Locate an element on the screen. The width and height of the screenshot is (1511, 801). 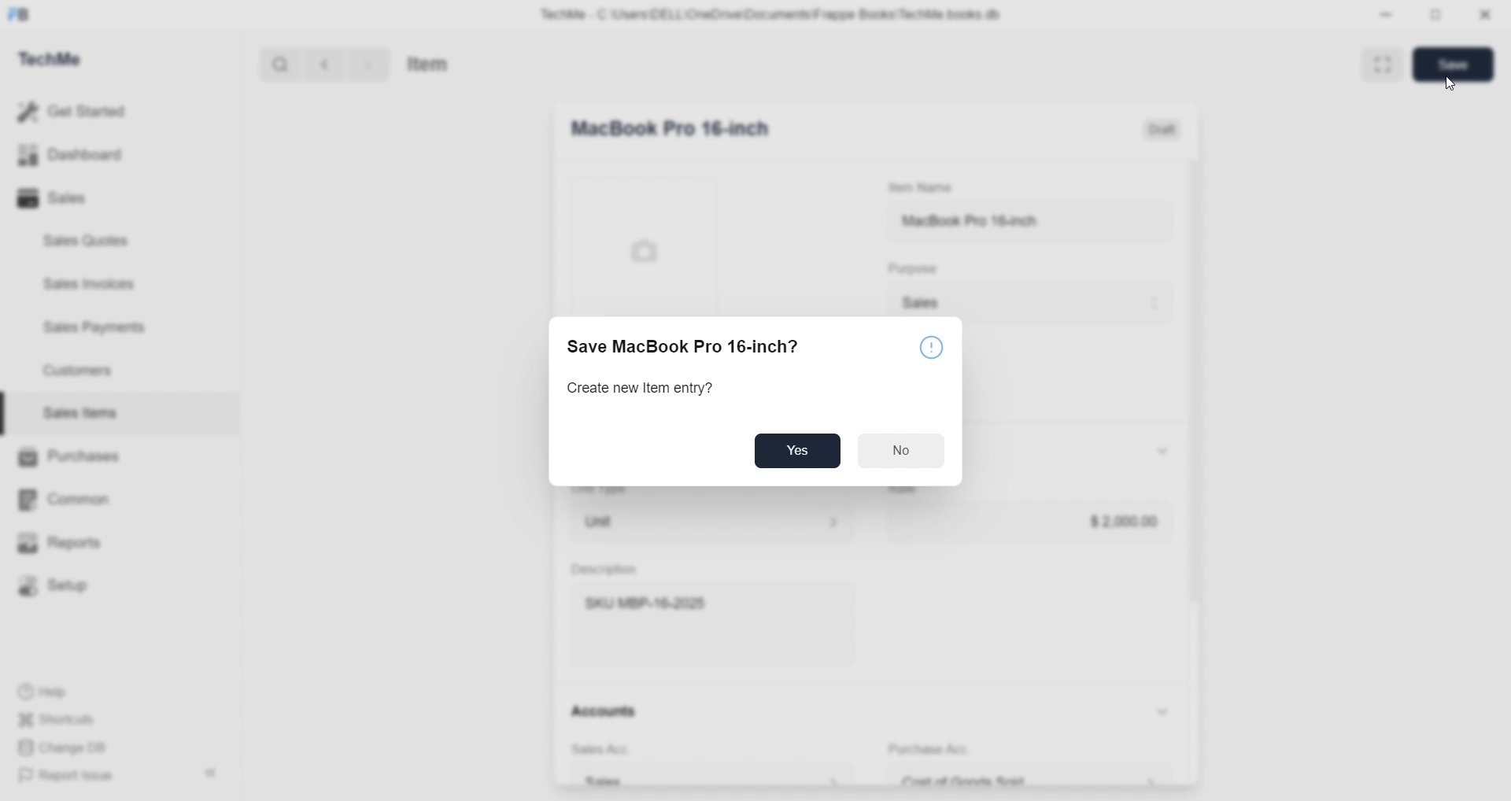
caution is located at coordinates (933, 347).